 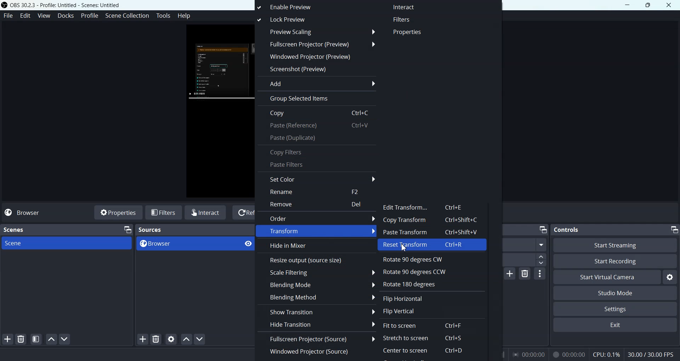 What do you see at coordinates (407, 7) in the screenshot?
I see `Interact` at bounding box center [407, 7].